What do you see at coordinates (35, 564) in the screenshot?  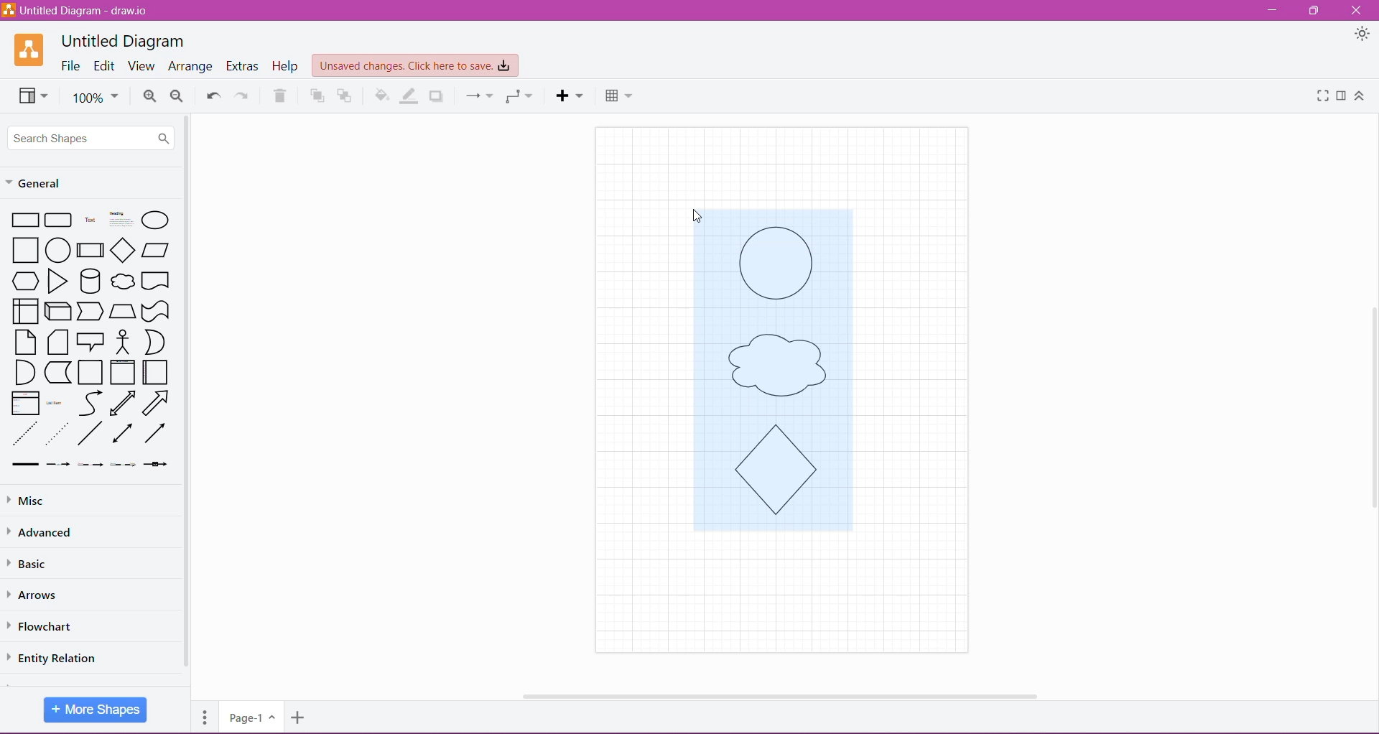 I see `Basic` at bounding box center [35, 564].